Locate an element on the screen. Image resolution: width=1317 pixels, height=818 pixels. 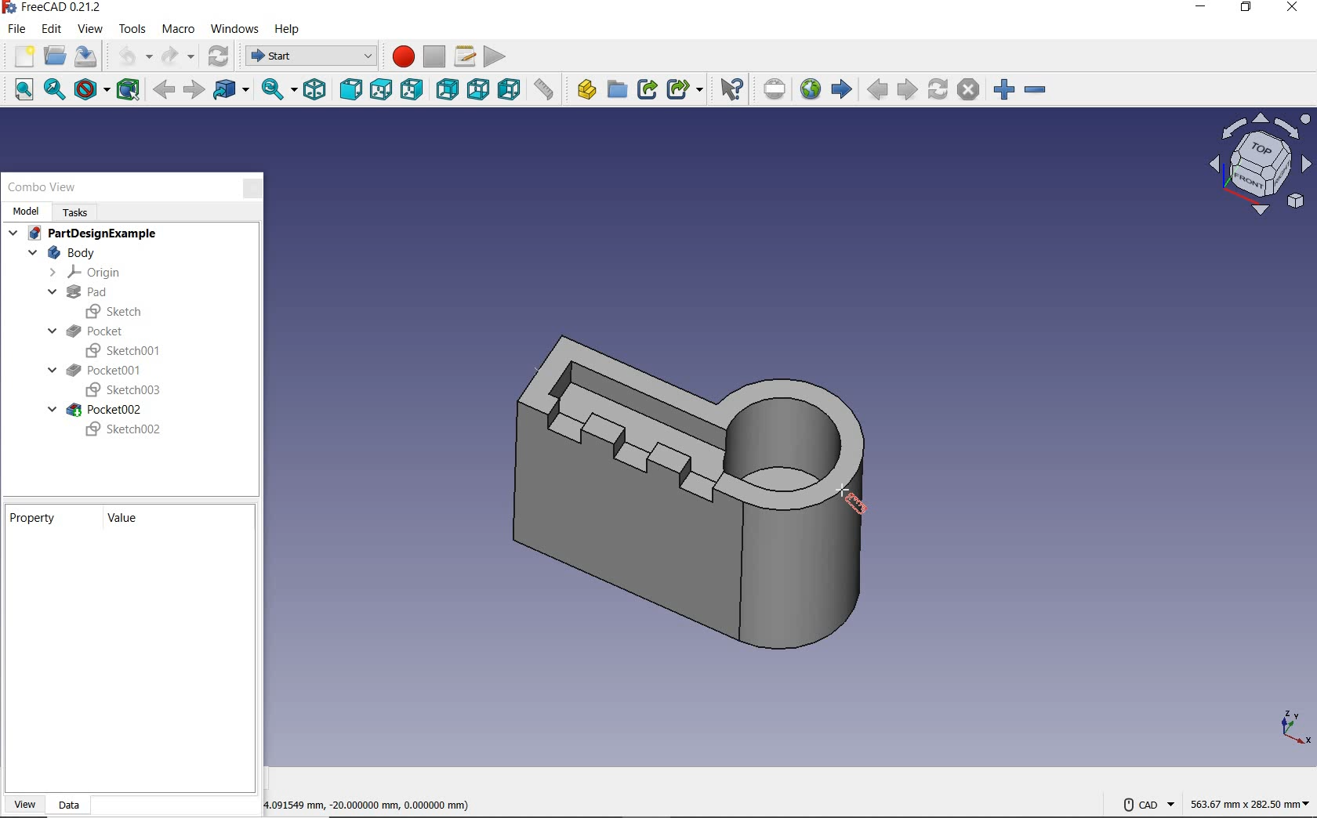
4.091549 mm,-20.000000 mm, 0.000000 mm)(dimensions) is located at coordinates (389, 803).